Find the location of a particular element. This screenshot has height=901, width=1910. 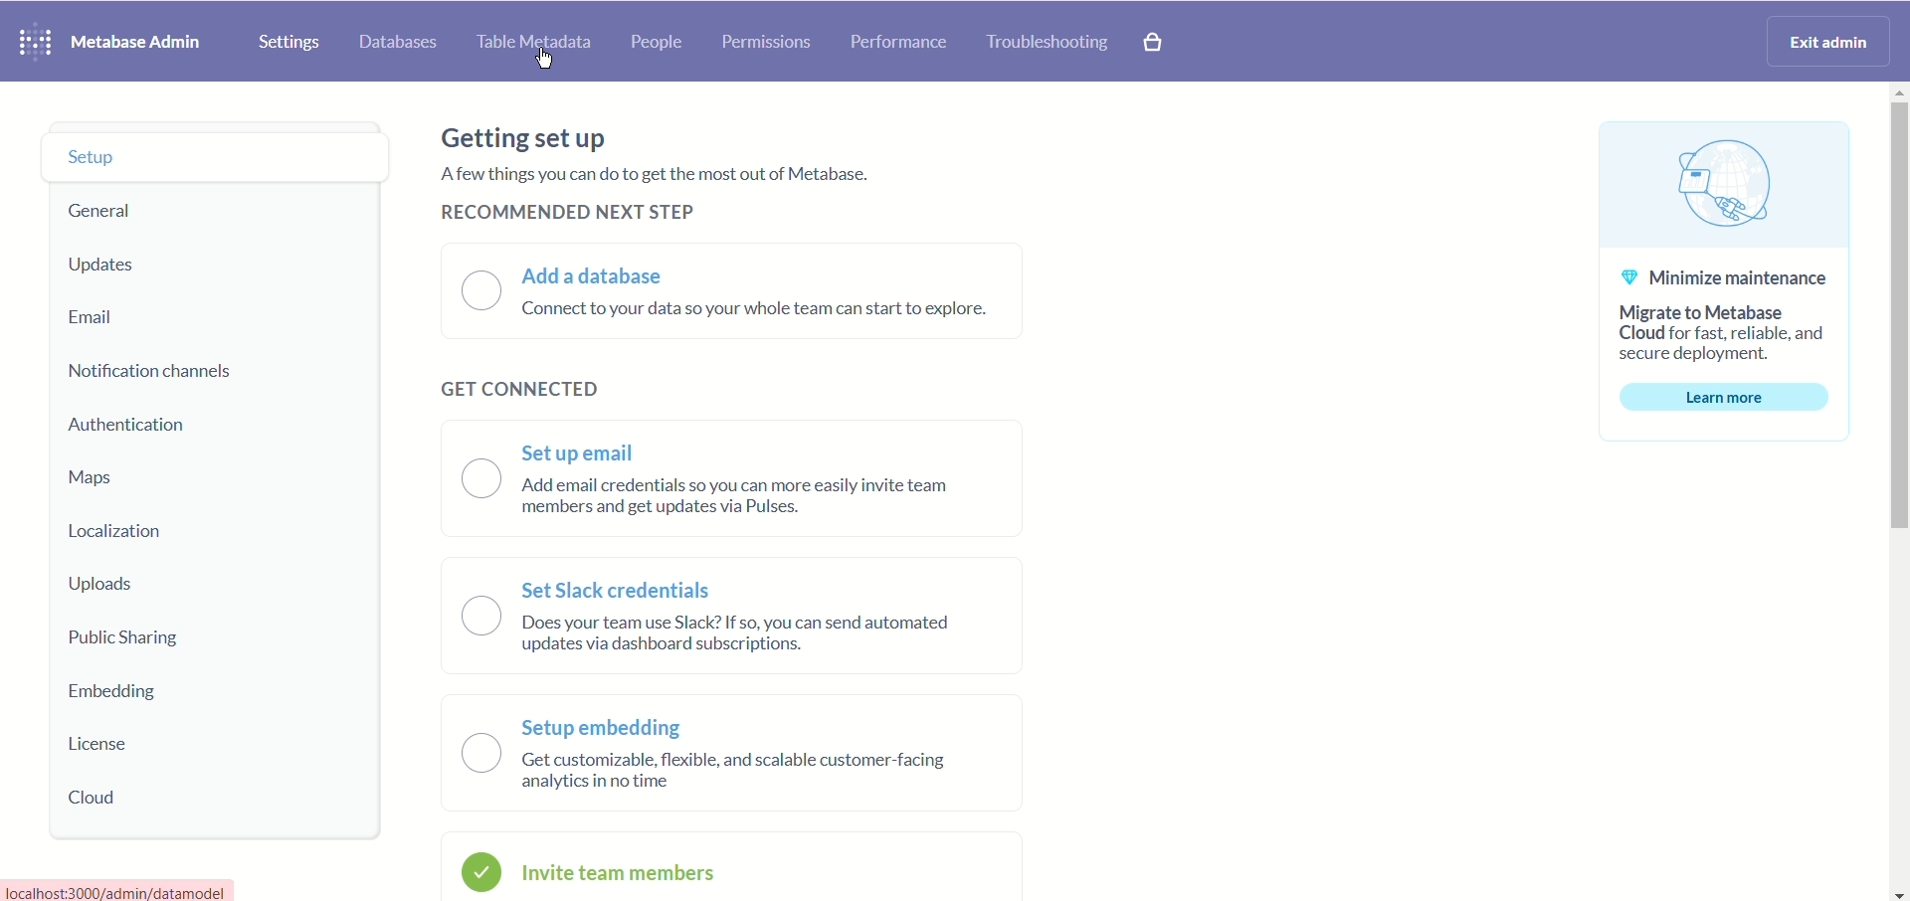

Settings is located at coordinates (285, 38).